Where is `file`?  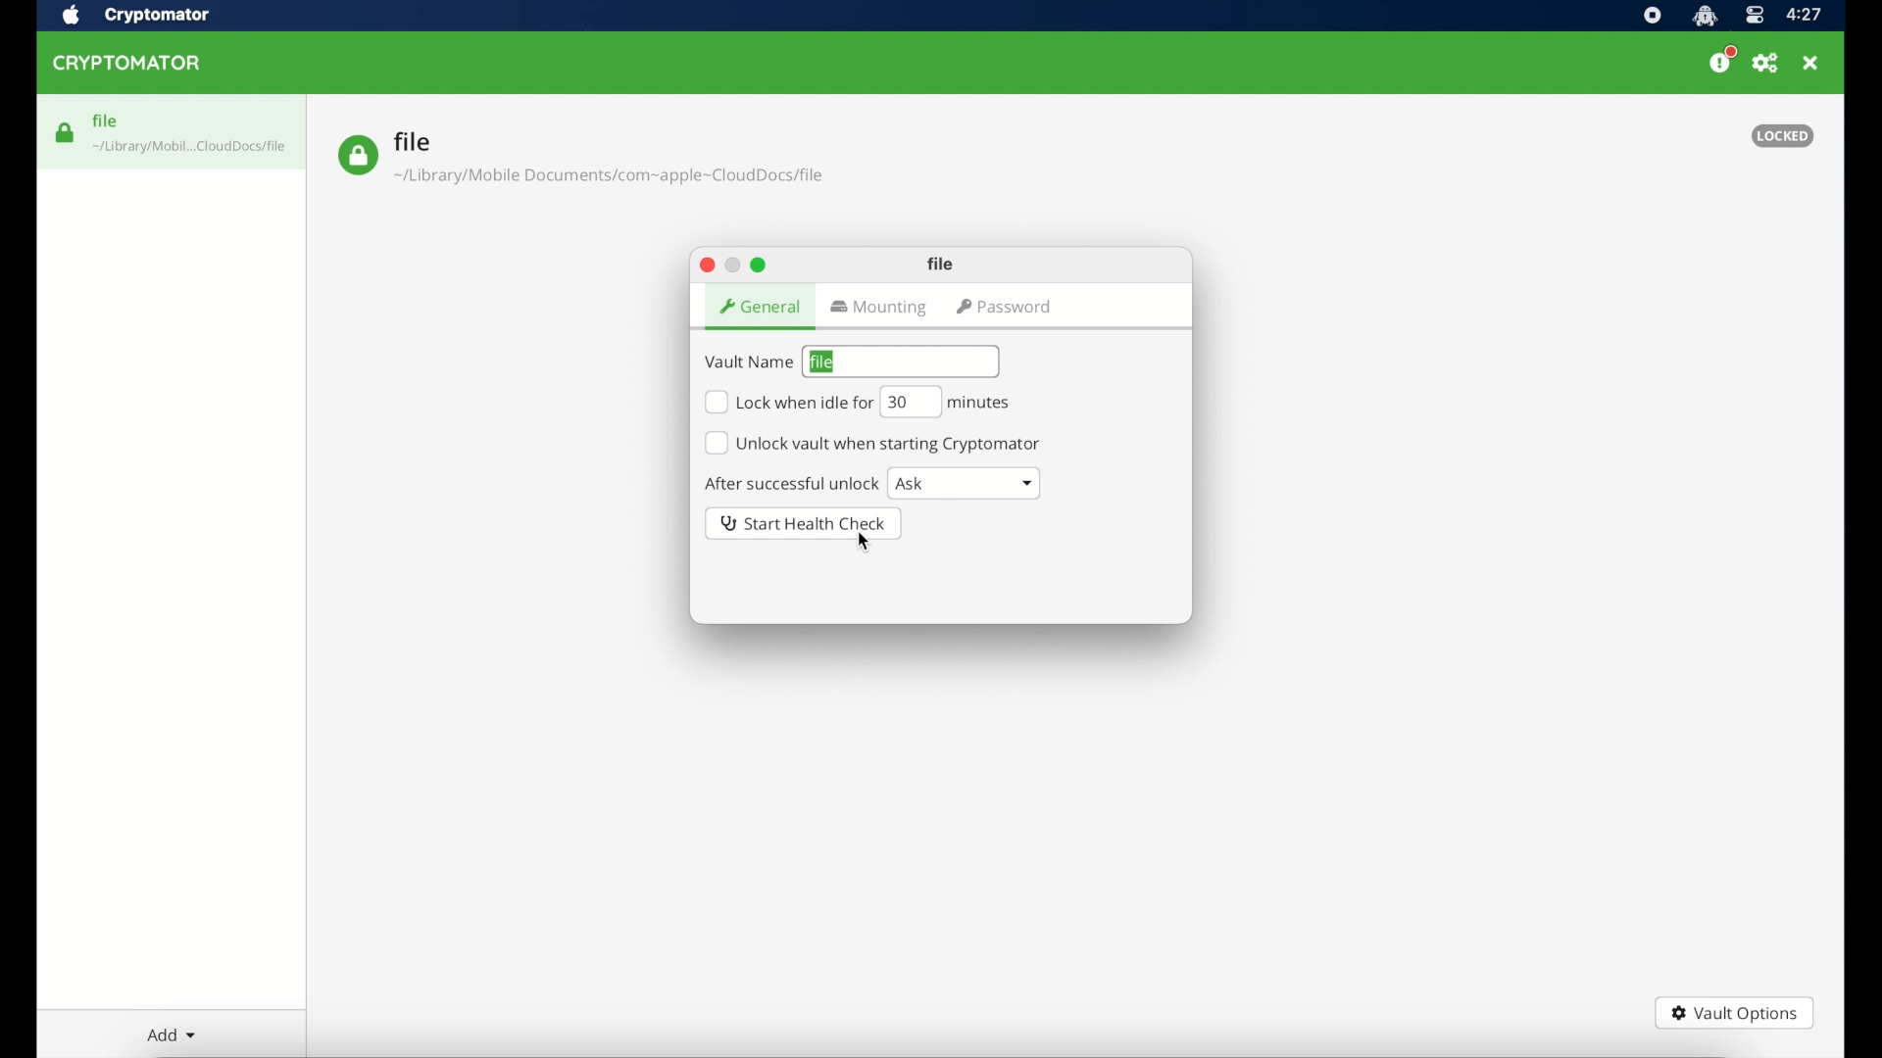 file is located at coordinates (580, 158).